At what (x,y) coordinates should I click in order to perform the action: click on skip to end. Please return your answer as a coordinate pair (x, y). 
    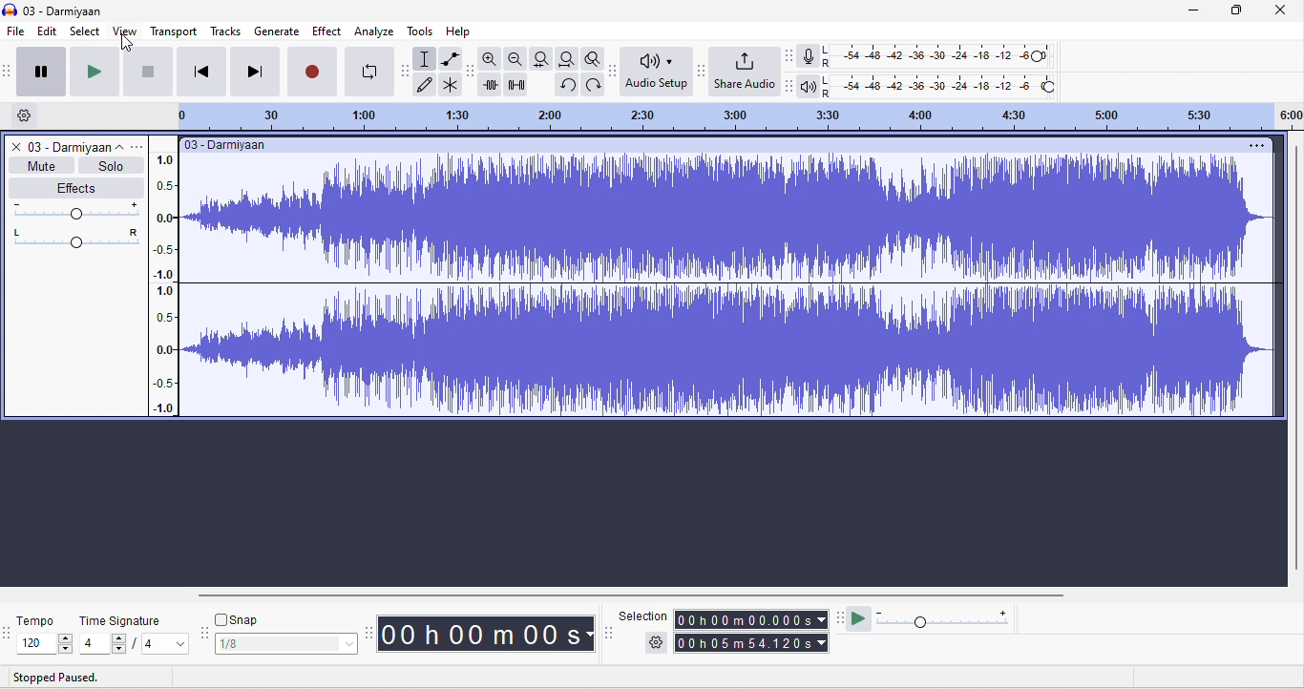
    Looking at the image, I should click on (255, 71).